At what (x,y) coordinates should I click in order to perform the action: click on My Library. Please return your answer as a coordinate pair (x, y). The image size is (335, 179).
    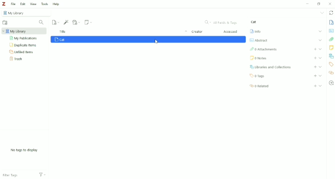
    Looking at the image, I should click on (27, 13).